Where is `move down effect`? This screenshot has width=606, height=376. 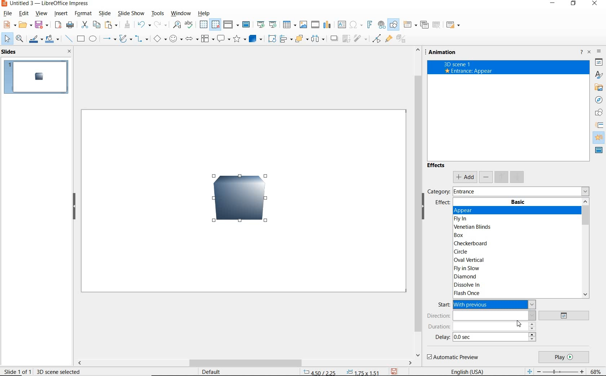 move down effect is located at coordinates (517, 176).